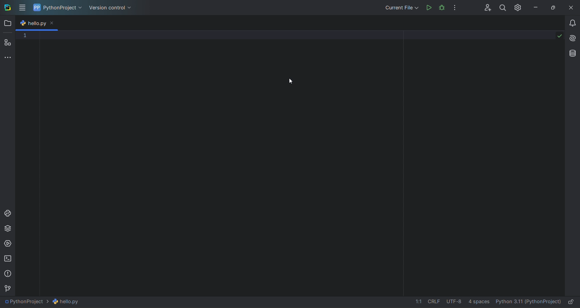 This screenshot has height=308, width=580. I want to click on logo, so click(7, 7).